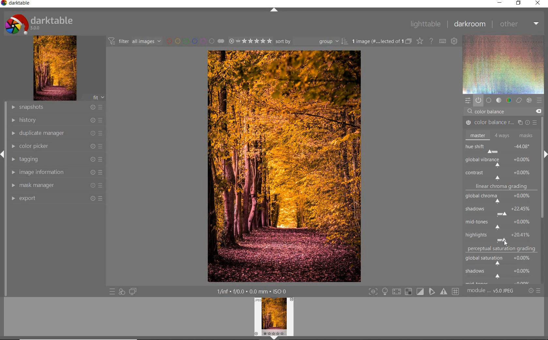 This screenshot has height=340, width=548. I want to click on correct, so click(519, 101).